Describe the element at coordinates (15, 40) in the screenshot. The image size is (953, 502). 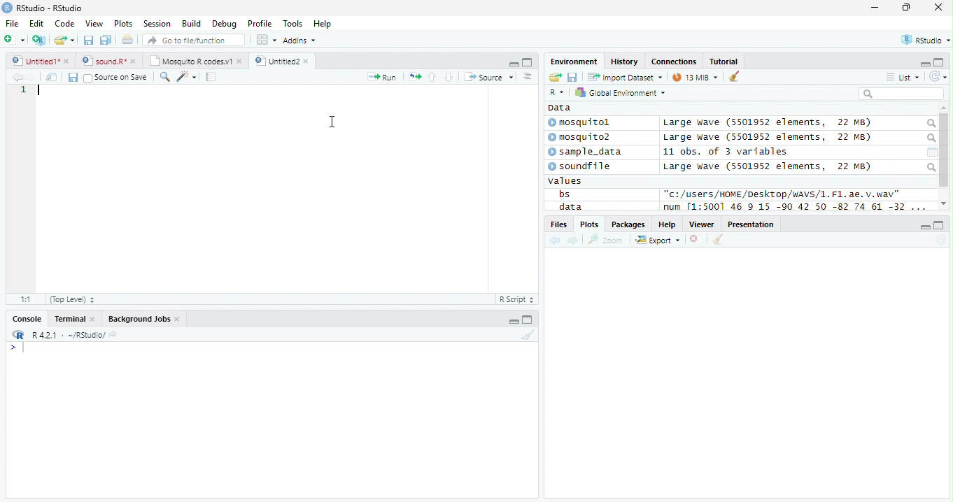
I see `new file` at that location.